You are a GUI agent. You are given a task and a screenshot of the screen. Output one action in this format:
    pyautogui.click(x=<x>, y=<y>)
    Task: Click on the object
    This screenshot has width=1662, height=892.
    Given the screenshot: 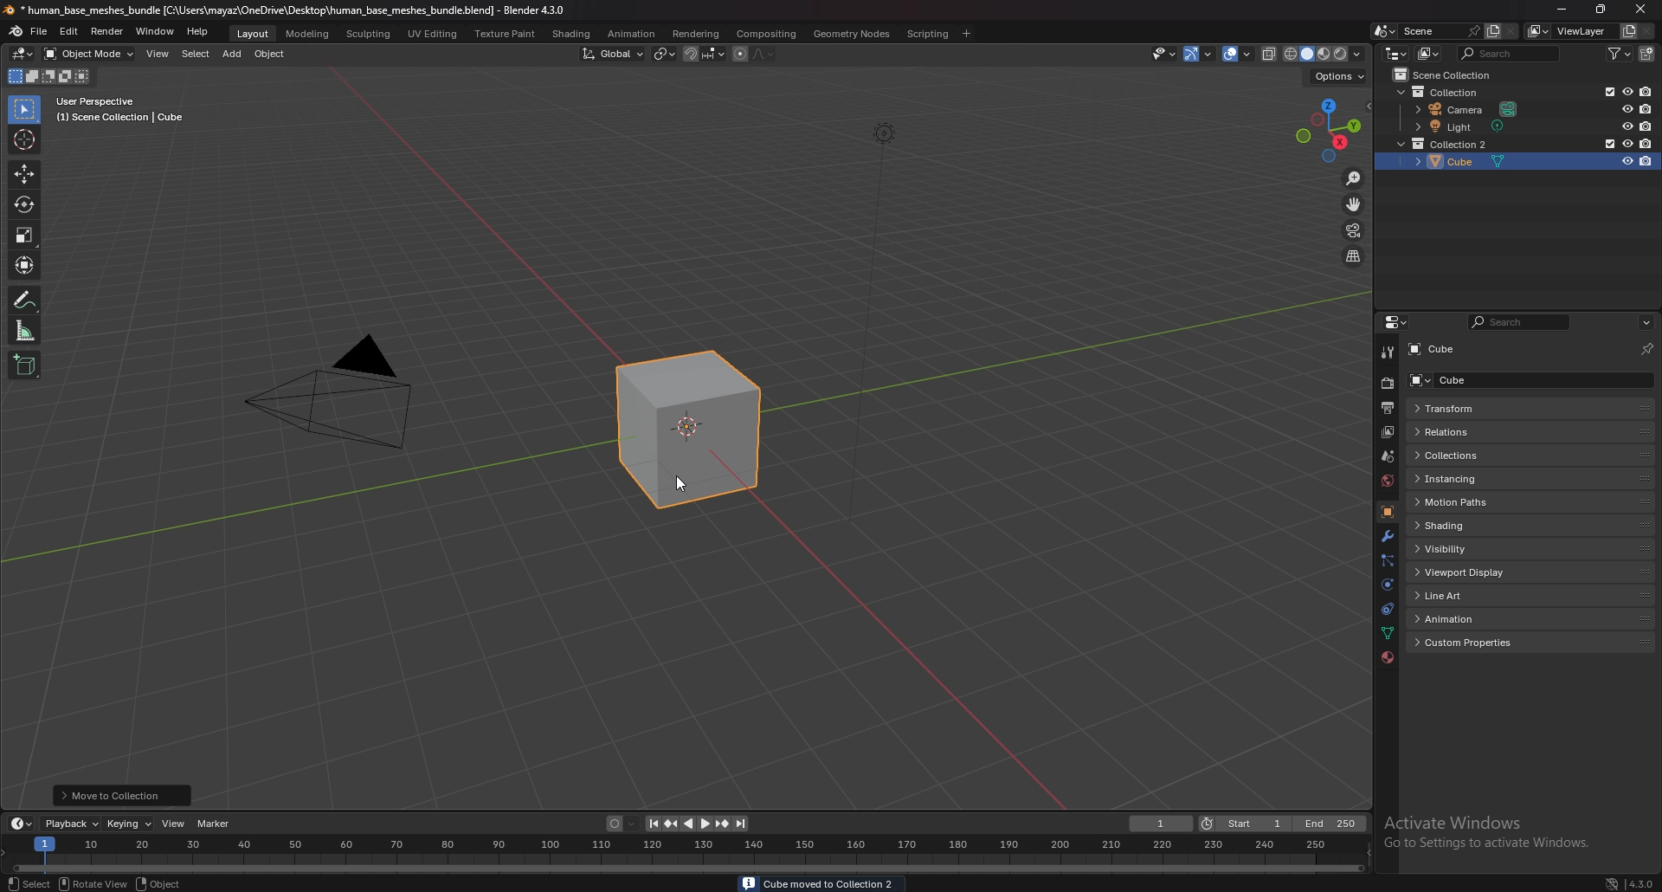 What is the action you would take?
    pyautogui.click(x=271, y=54)
    